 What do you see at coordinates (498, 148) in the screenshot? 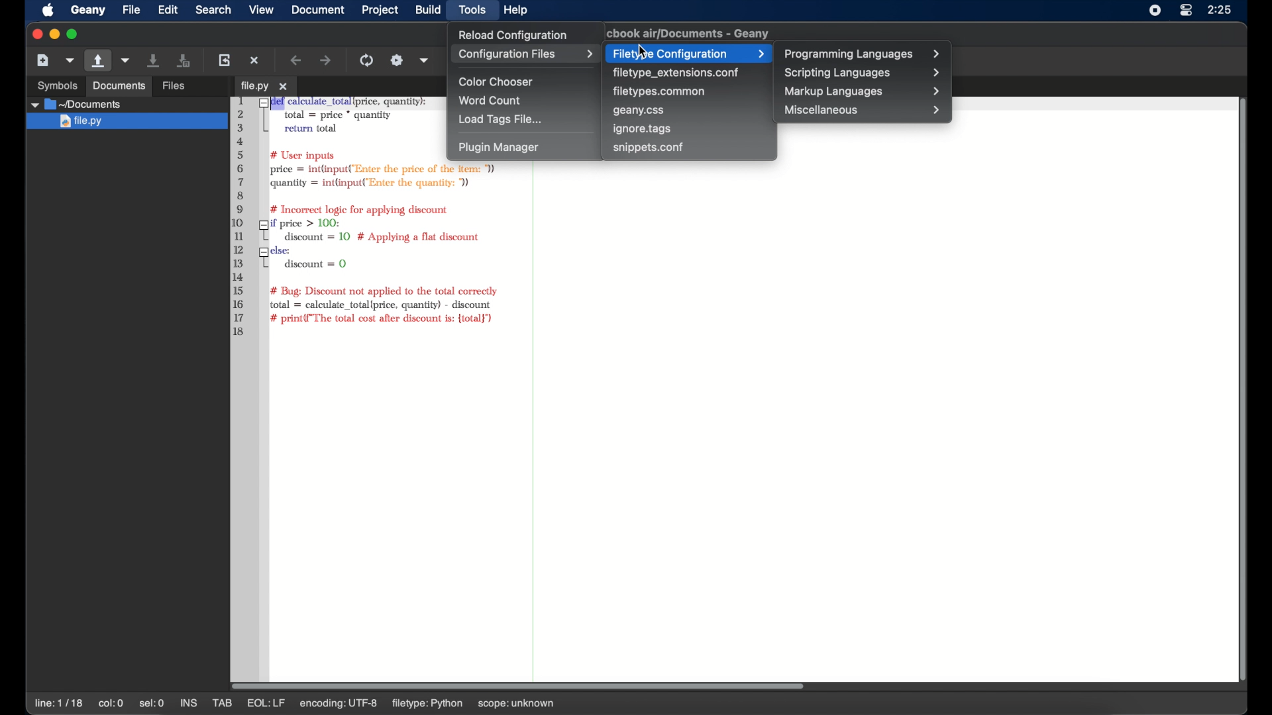
I see `plugin manager` at bounding box center [498, 148].